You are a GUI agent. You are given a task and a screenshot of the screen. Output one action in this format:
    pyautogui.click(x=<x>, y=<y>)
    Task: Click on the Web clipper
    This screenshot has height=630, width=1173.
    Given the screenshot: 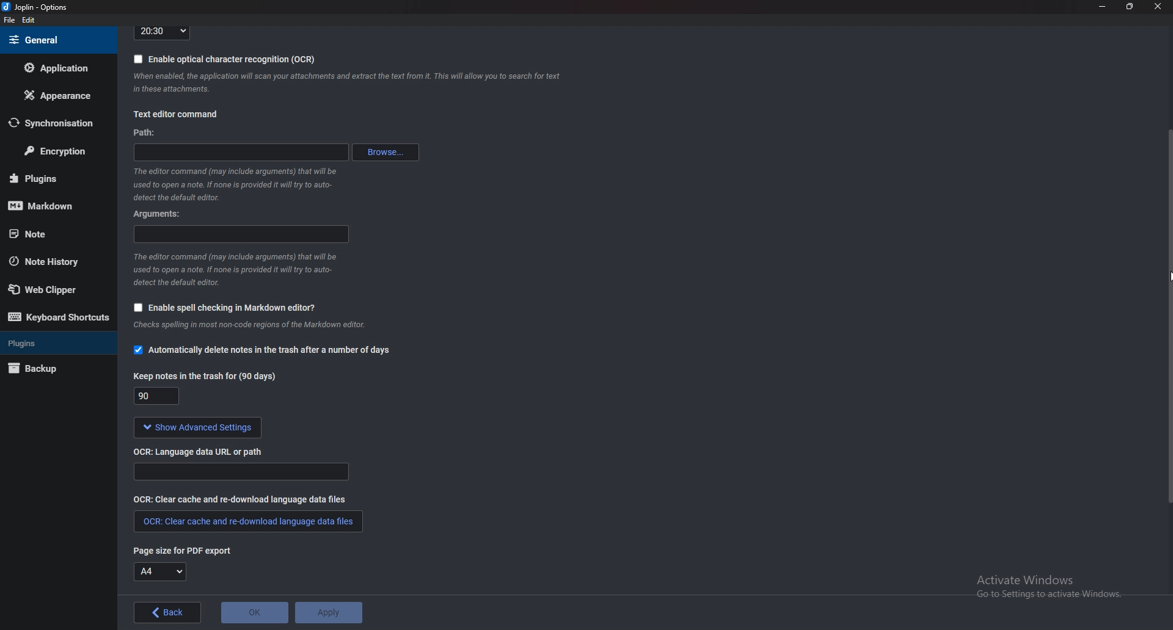 What is the action you would take?
    pyautogui.click(x=54, y=290)
    